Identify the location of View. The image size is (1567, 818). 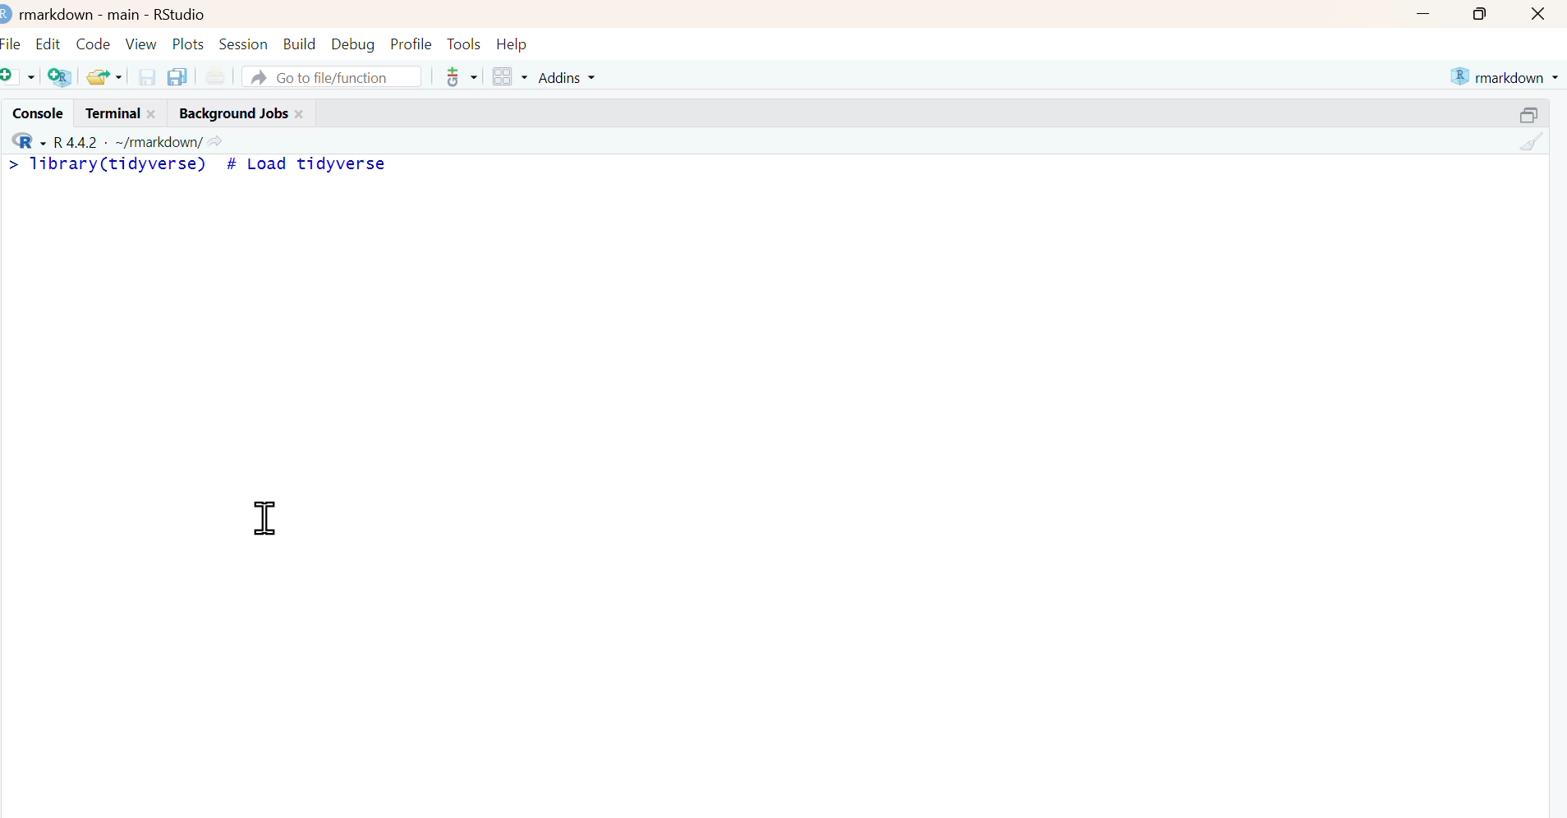
(143, 41).